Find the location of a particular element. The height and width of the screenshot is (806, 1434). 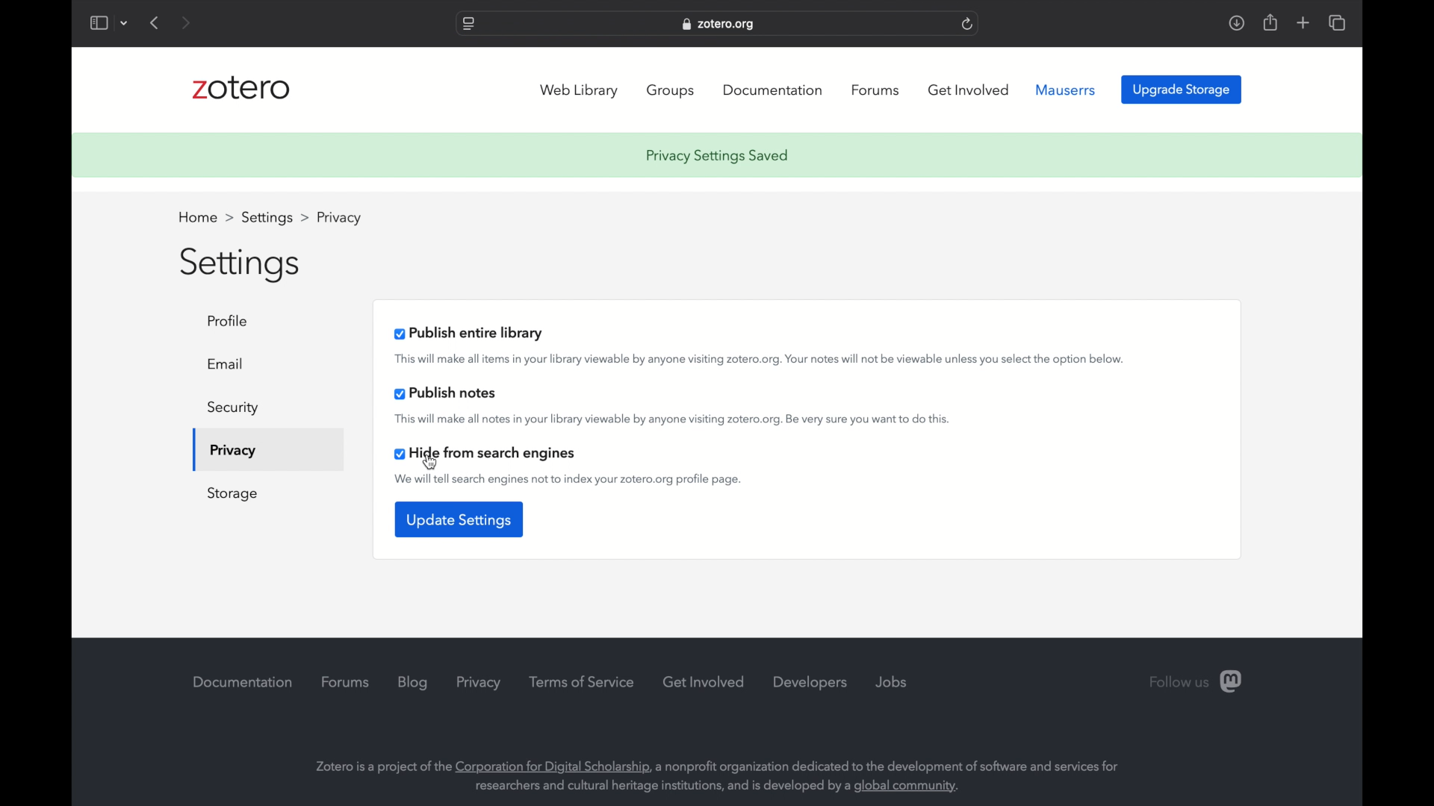

cursor is located at coordinates (431, 462).